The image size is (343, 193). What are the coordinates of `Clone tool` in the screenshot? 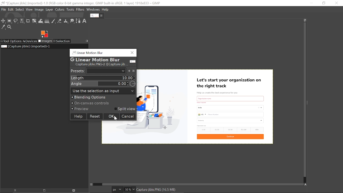 It's located at (66, 21).